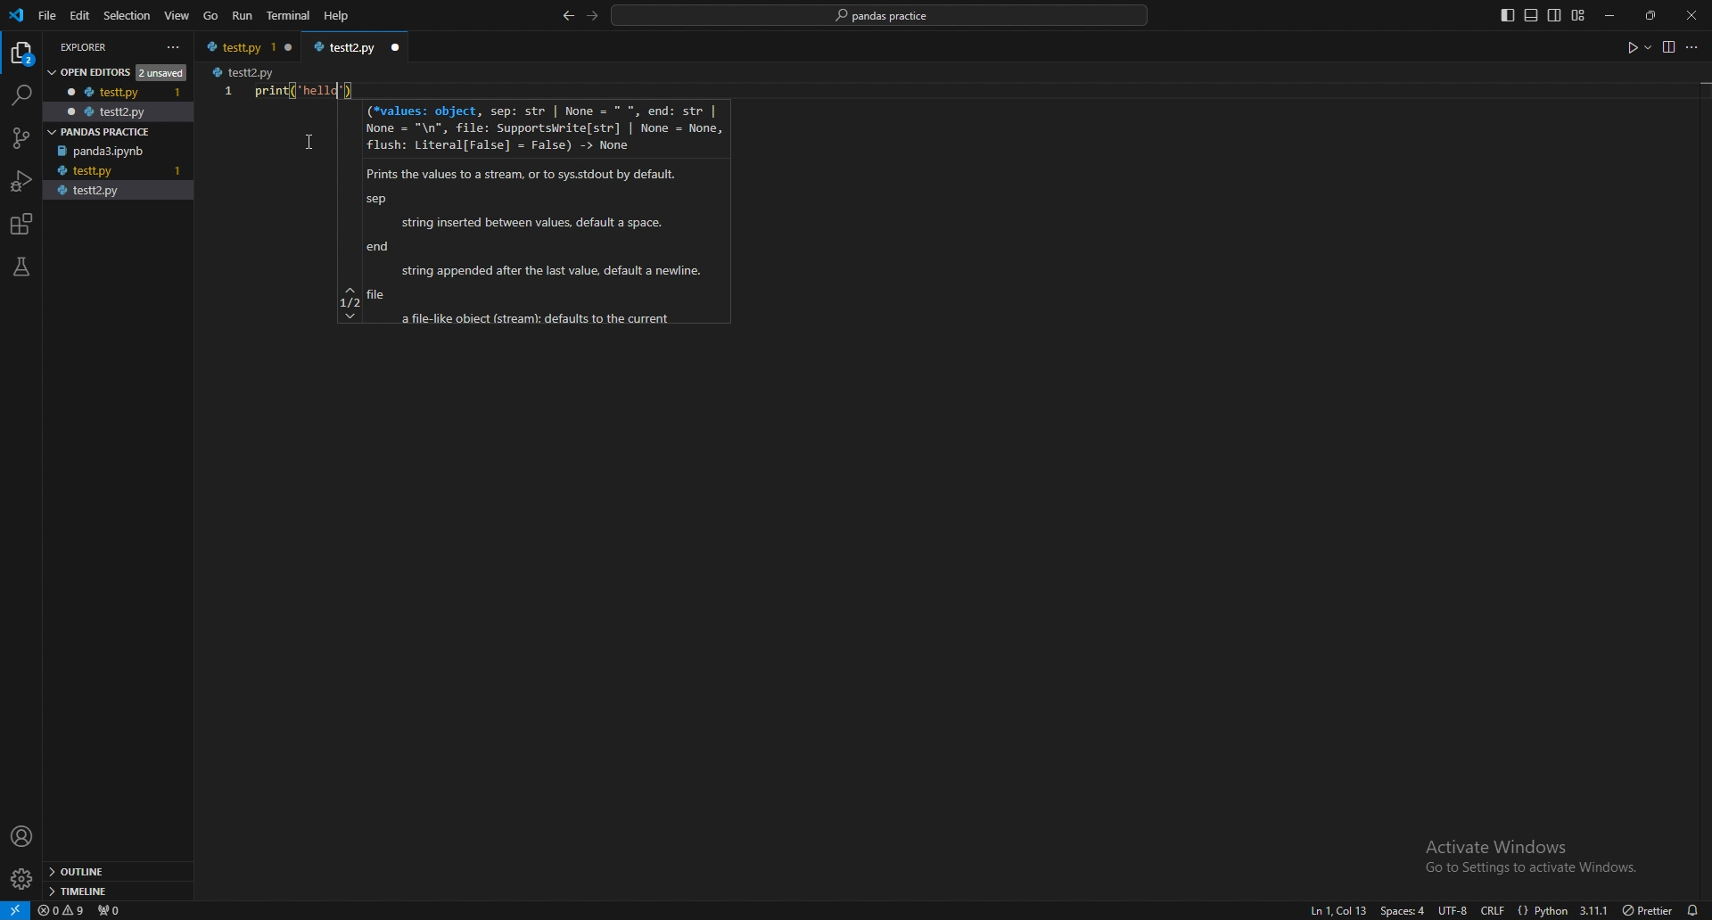 Image resolution: width=1712 pixels, height=920 pixels. Describe the element at coordinates (1509, 15) in the screenshot. I see `toggle primary side bar` at that location.